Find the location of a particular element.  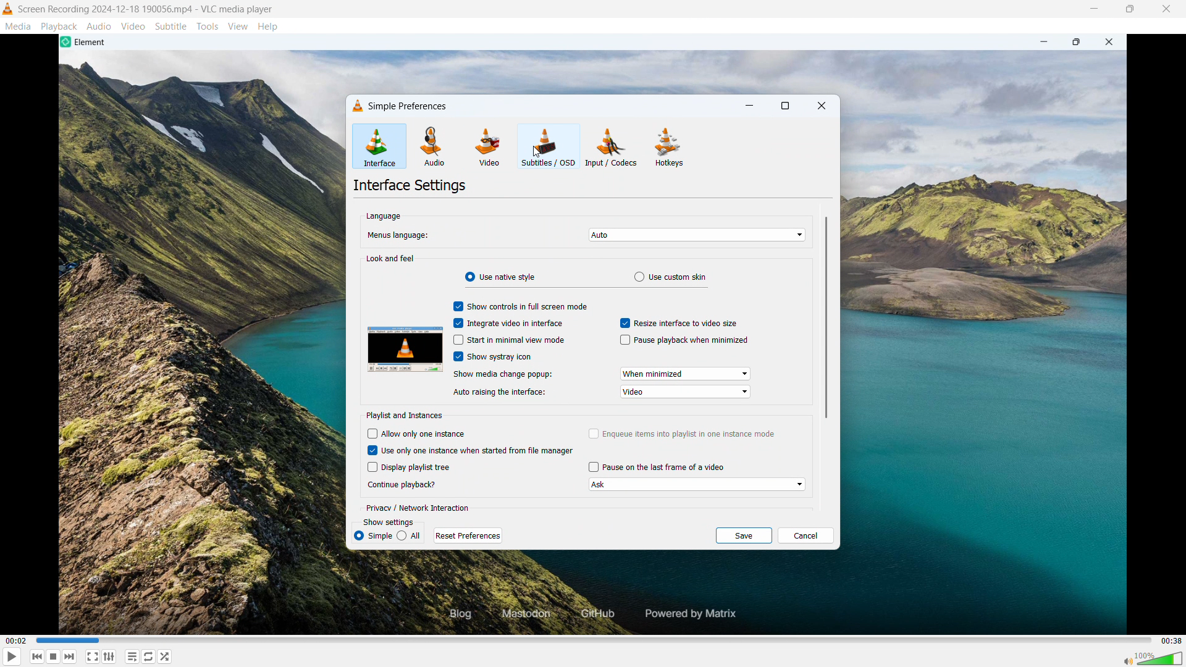

Pause on the last frame of video  is located at coordinates (665, 468).